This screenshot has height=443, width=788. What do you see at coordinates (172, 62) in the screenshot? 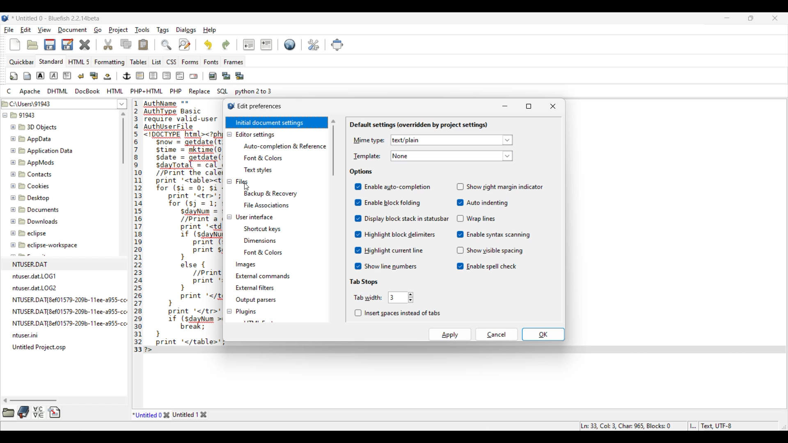
I see `CSS` at bounding box center [172, 62].